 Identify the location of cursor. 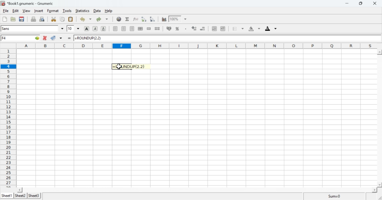
(119, 67).